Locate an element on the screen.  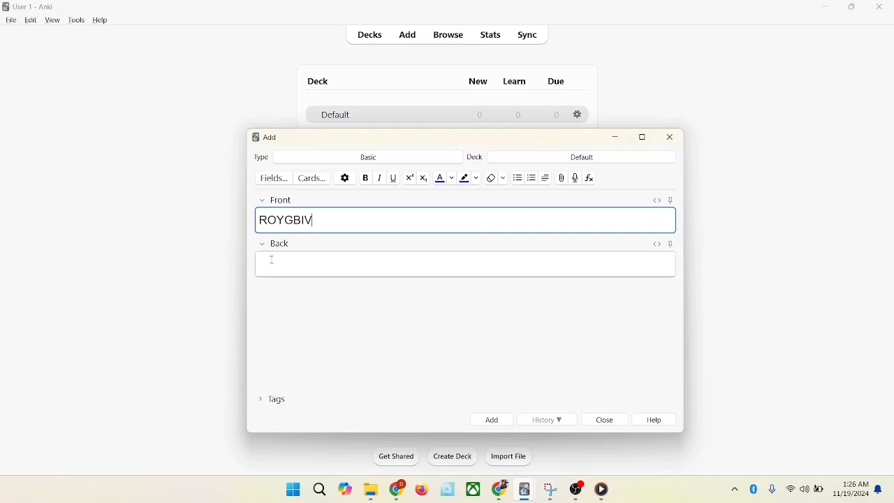
window is located at coordinates (288, 488).